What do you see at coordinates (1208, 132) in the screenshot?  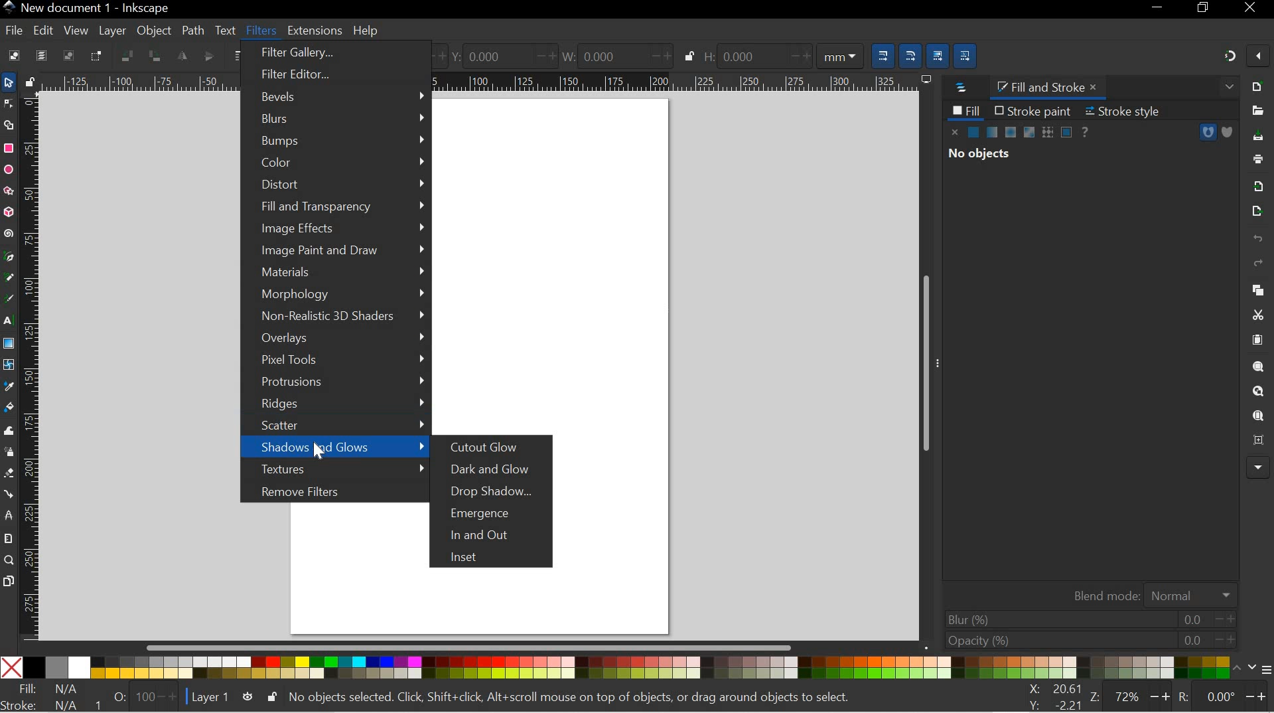 I see `PATH` at bounding box center [1208, 132].